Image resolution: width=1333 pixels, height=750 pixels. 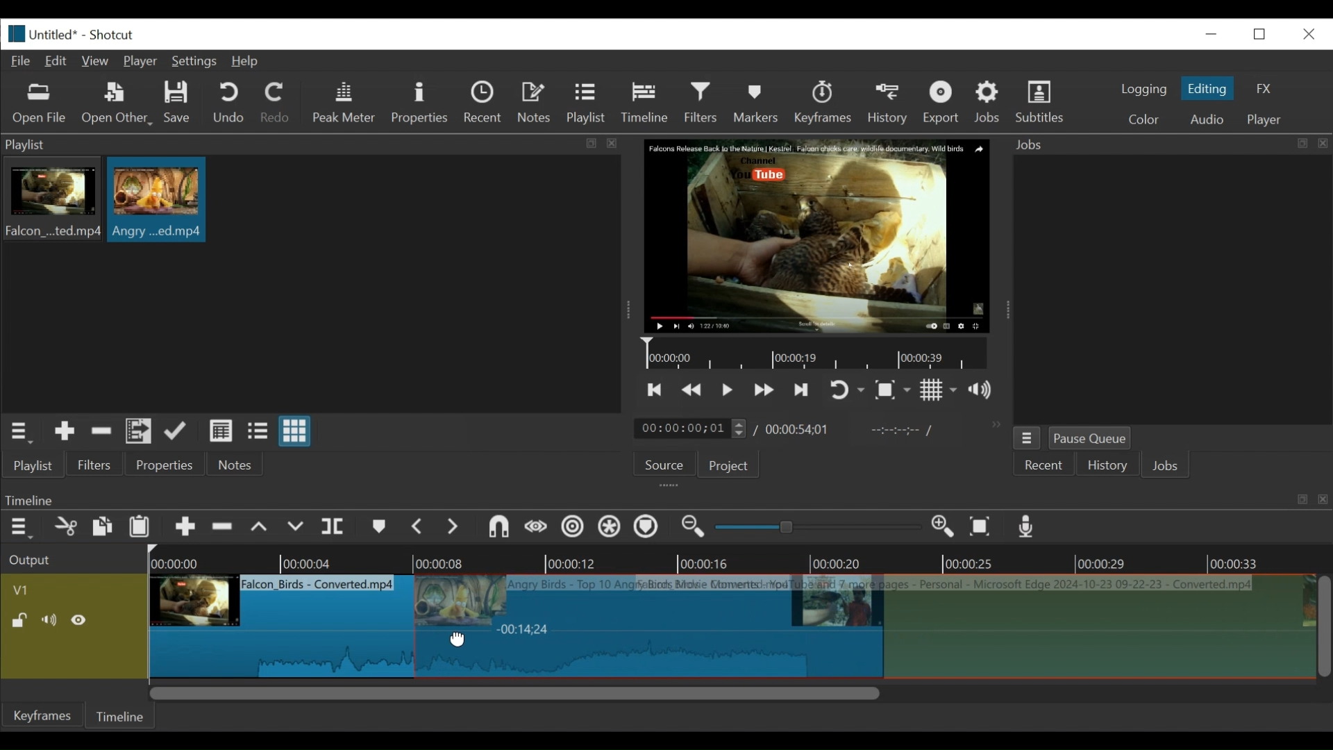 I want to click on snap, so click(x=501, y=528).